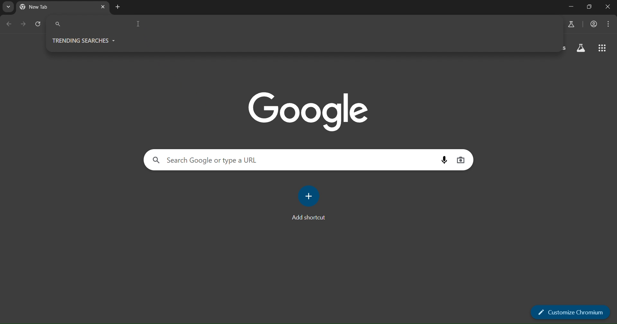 This screenshot has height=324, width=617. Describe the element at coordinates (39, 23) in the screenshot. I see `reload page` at that location.